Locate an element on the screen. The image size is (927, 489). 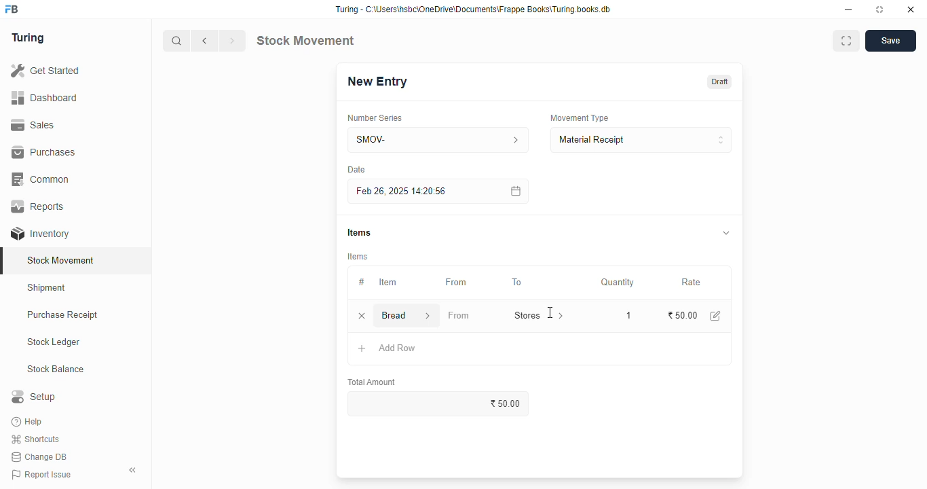
sales is located at coordinates (33, 125).